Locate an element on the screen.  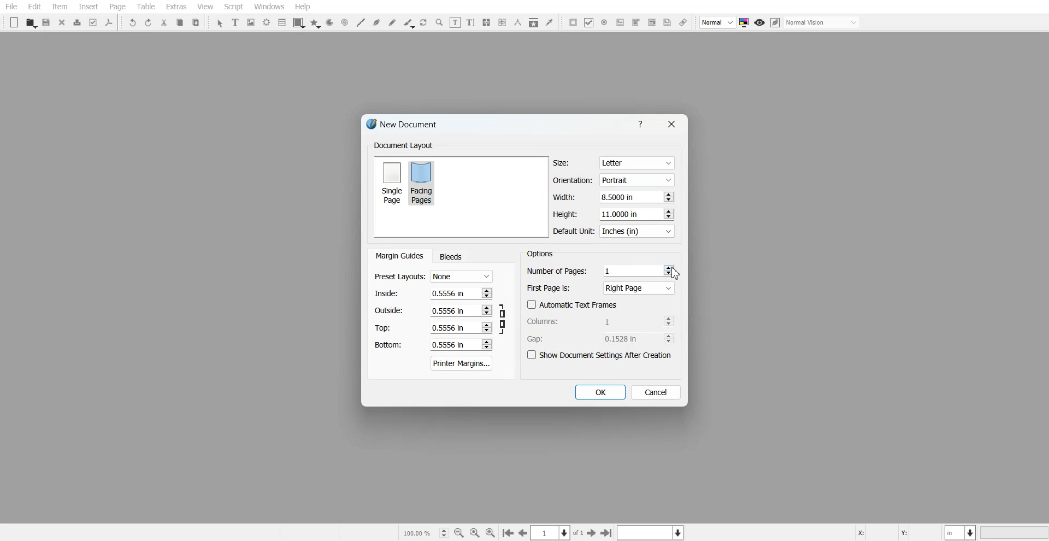
Show Document settings after Creation is located at coordinates (601, 355).